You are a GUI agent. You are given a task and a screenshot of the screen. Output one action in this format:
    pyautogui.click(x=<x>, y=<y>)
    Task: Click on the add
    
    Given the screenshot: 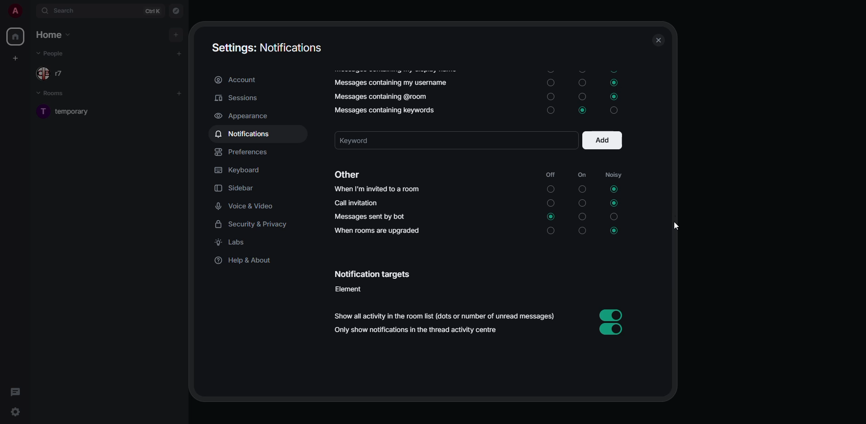 What is the action you would take?
    pyautogui.click(x=180, y=91)
    